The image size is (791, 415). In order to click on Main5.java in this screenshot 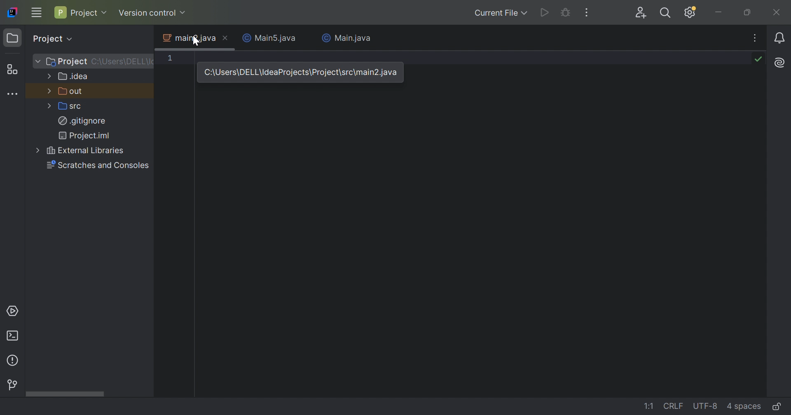, I will do `click(270, 37)`.